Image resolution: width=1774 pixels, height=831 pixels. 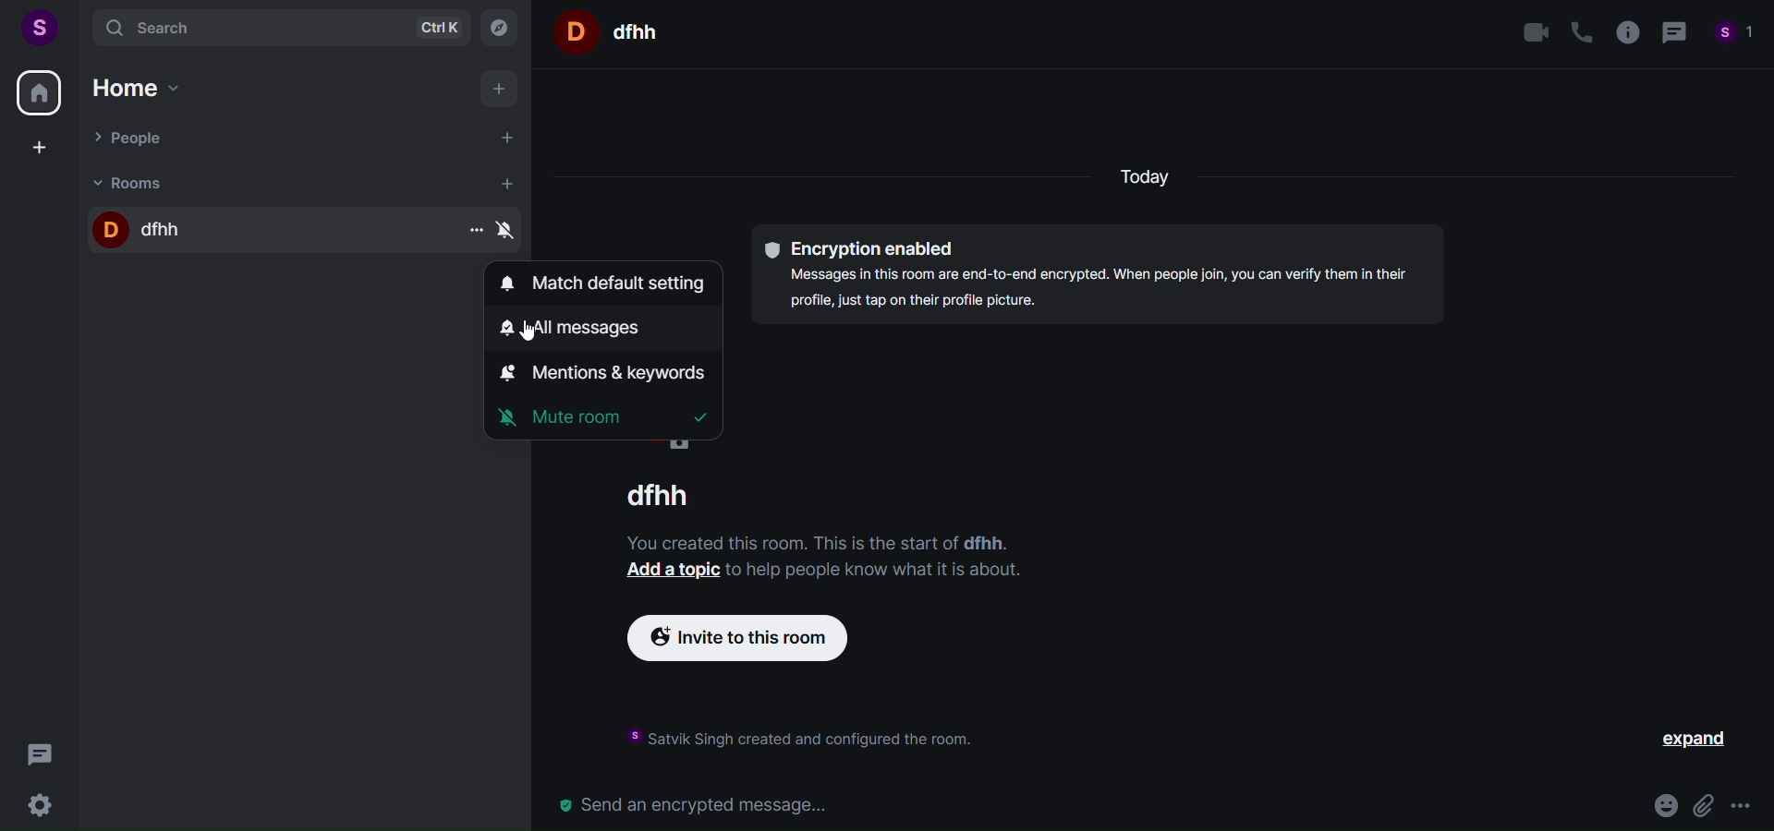 What do you see at coordinates (45, 150) in the screenshot?
I see `create a space` at bounding box center [45, 150].